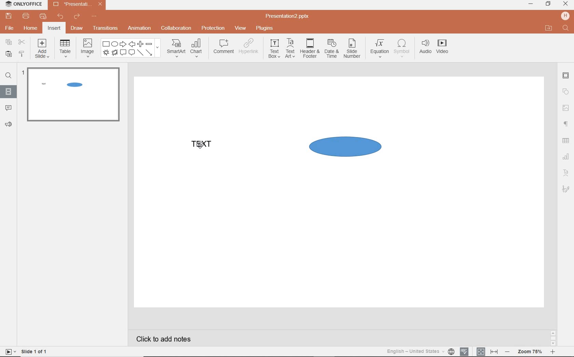 The image size is (574, 357). I want to click on chart, so click(198, 48).